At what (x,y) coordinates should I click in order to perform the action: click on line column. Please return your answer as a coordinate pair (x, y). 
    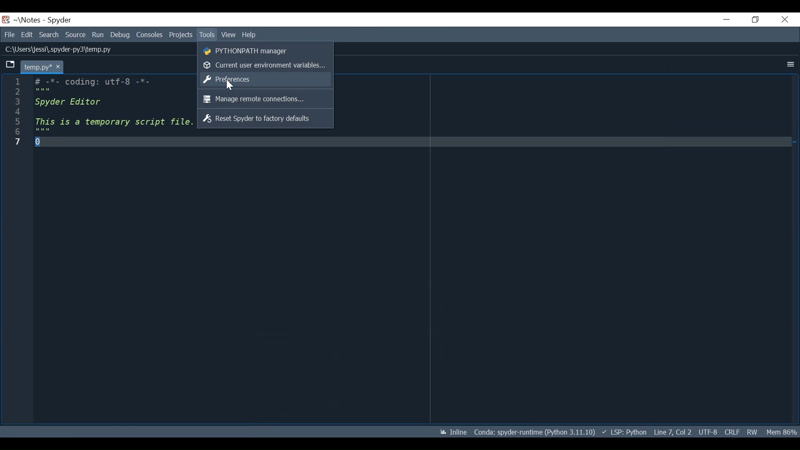
    Looking at the image, I should click on (19, 250).